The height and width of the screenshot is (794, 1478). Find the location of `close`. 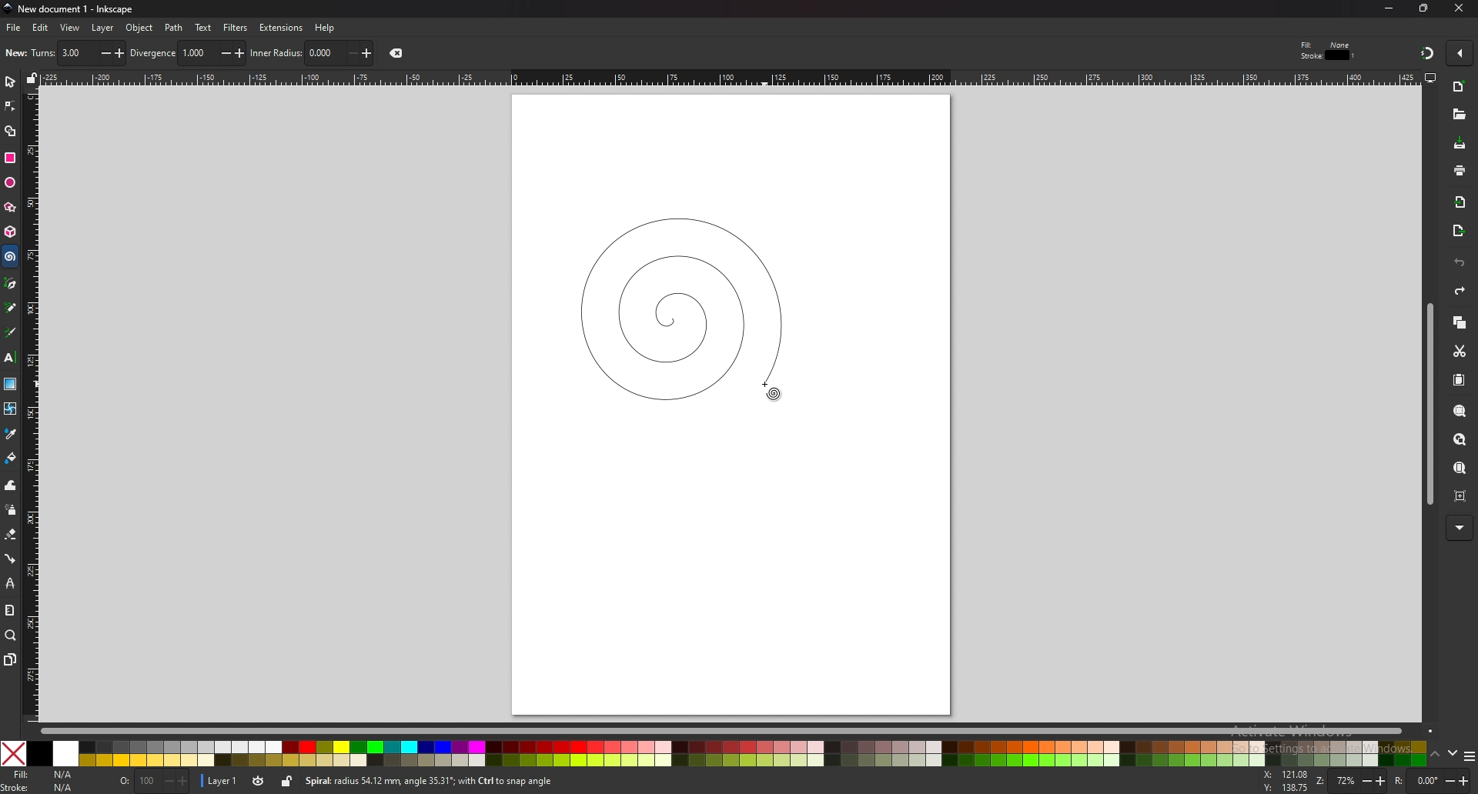

close is located at coordinates (1459, 8).